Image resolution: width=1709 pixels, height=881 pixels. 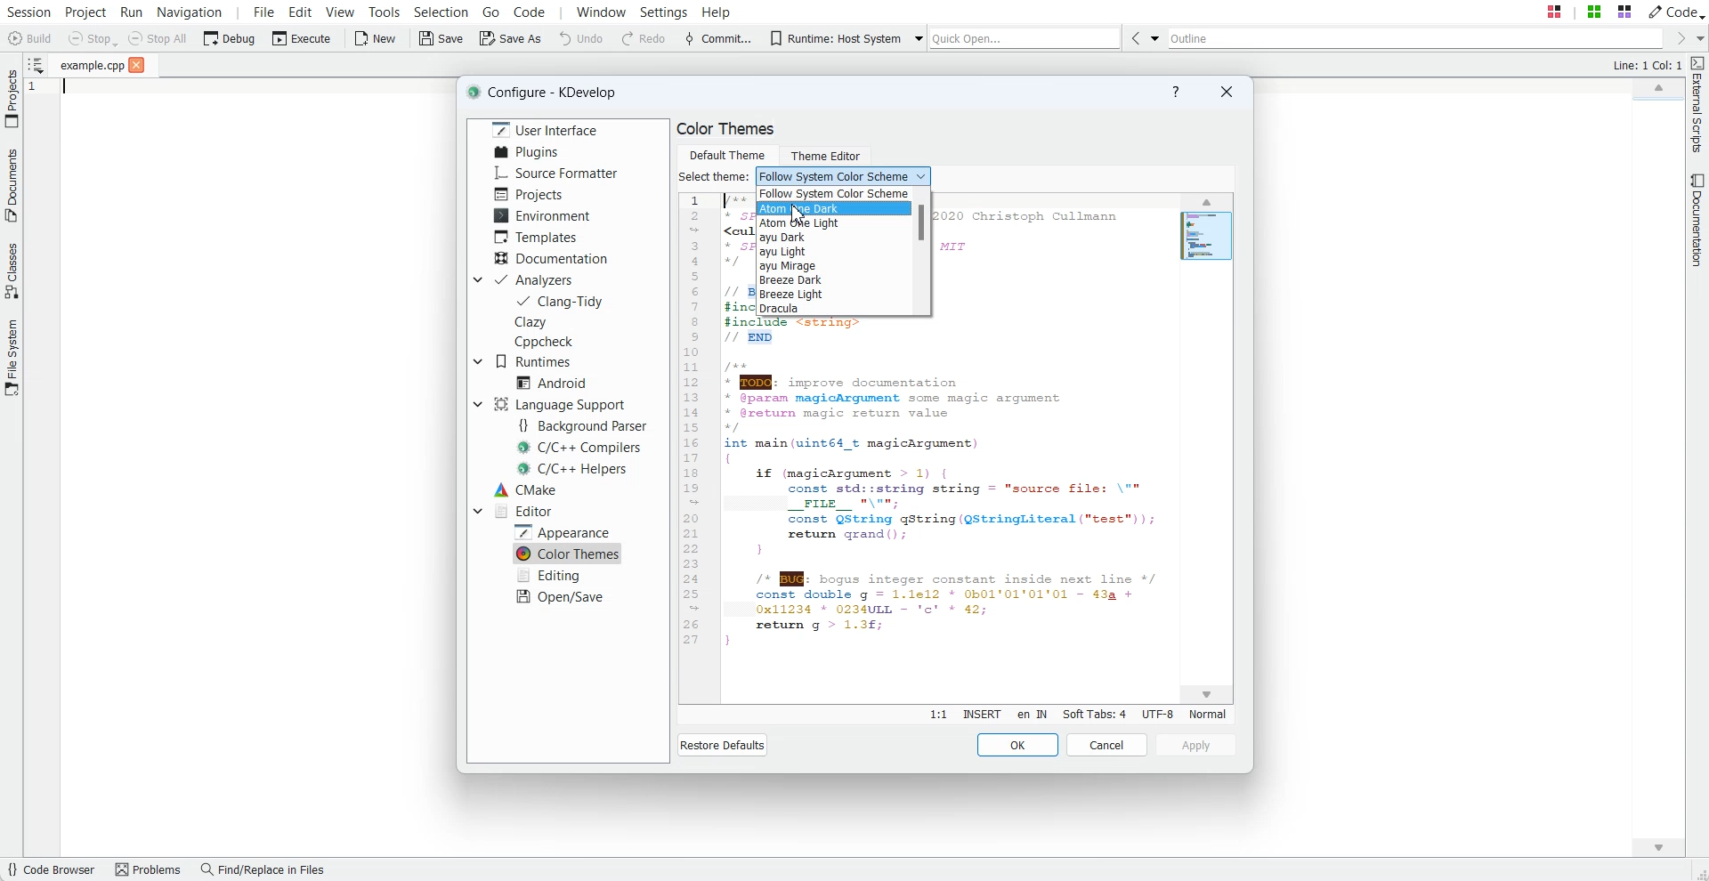 What do you see at coordinates (441, 39) in the screenshot?
I see `Save` at bounding box center [441, 39].